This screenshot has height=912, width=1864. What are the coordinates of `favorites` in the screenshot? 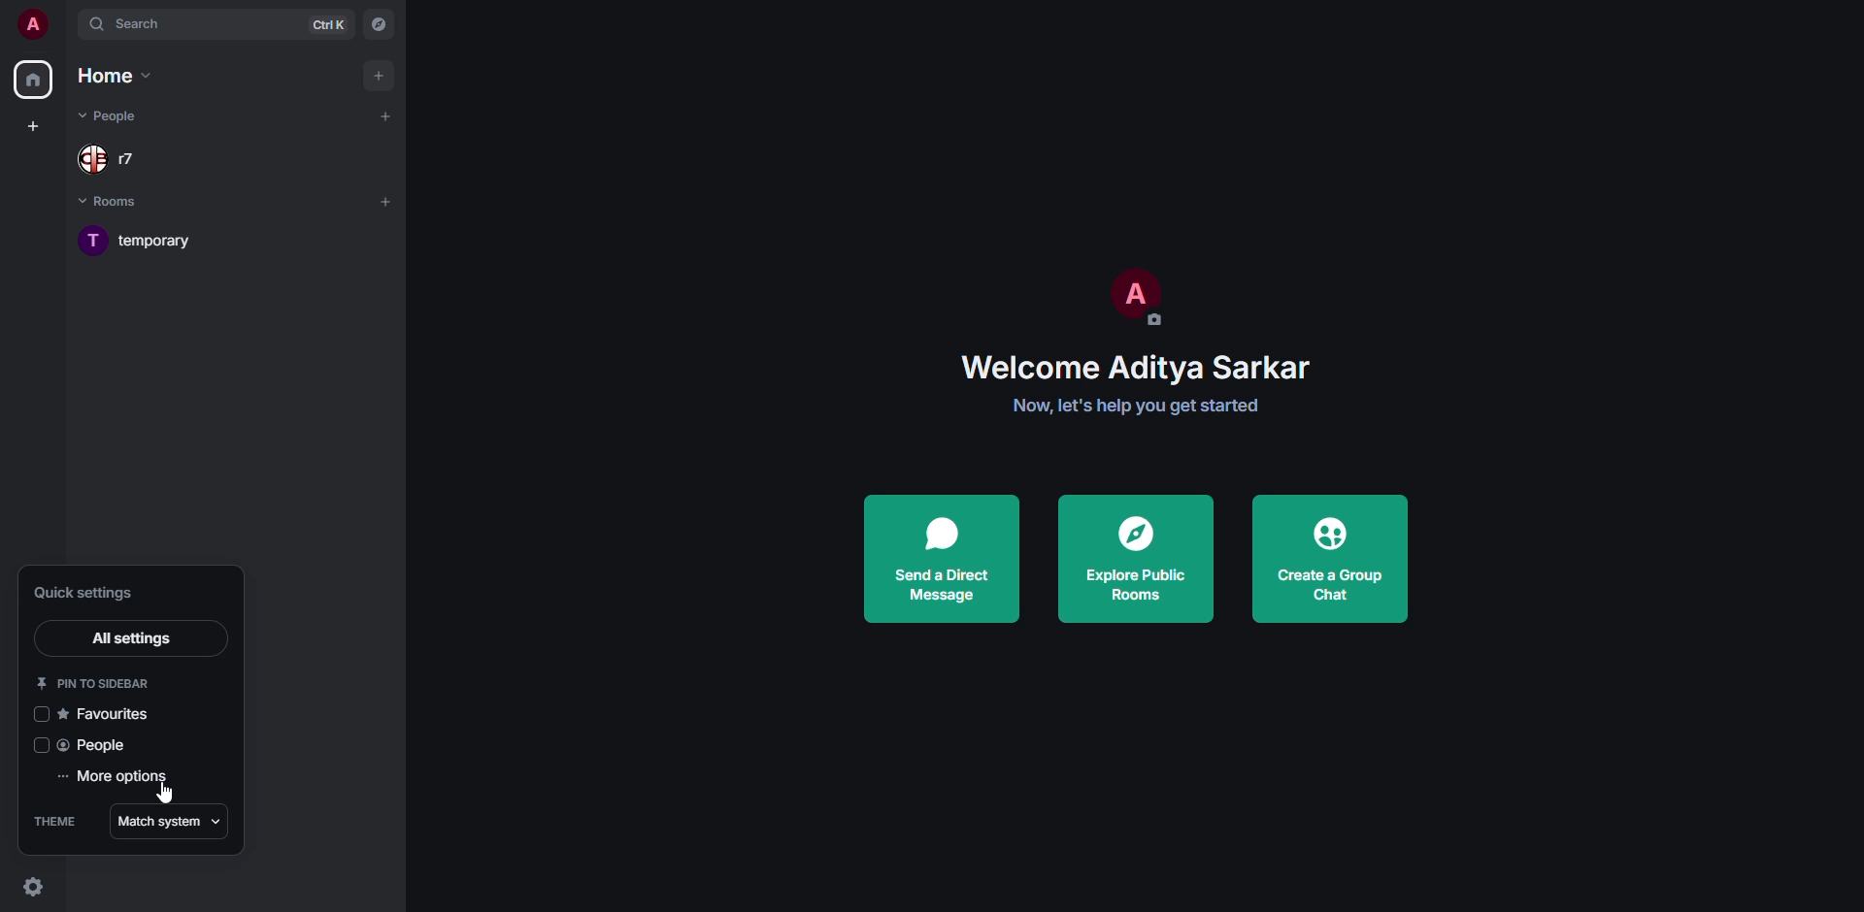 It's located at (112, 713).